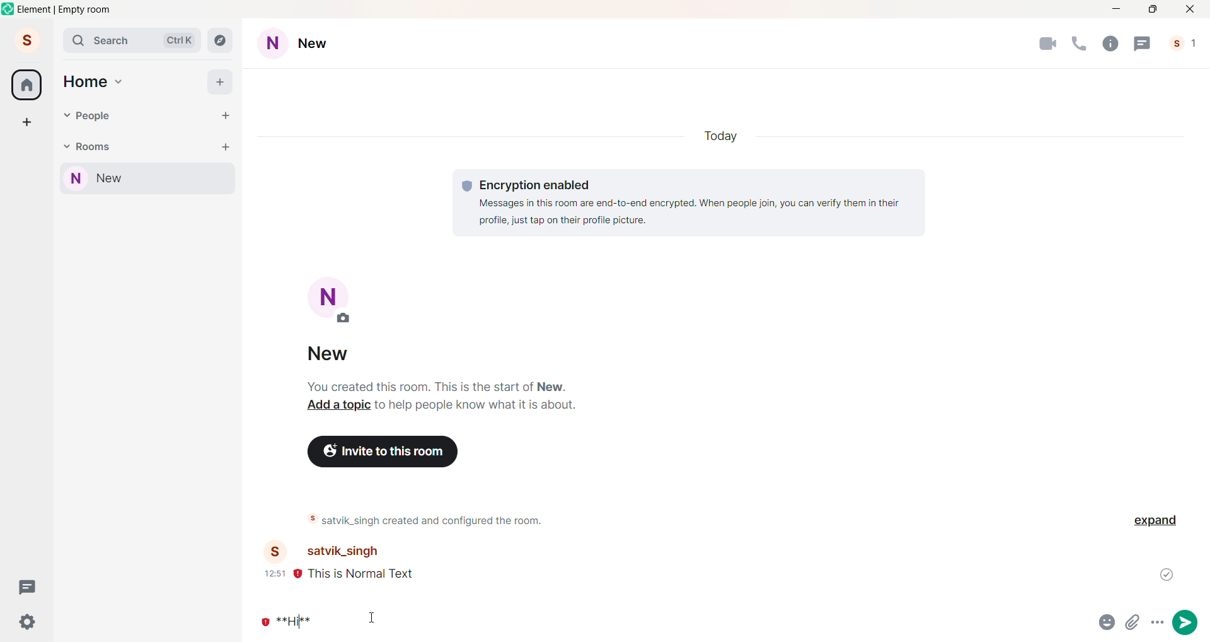  Describe the element at coordinates (66, 147) in the screenshot. I see `Room Drop down` at that location.